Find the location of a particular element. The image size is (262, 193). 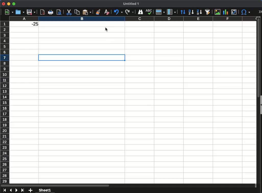

save is located at coordinates (31, 12).